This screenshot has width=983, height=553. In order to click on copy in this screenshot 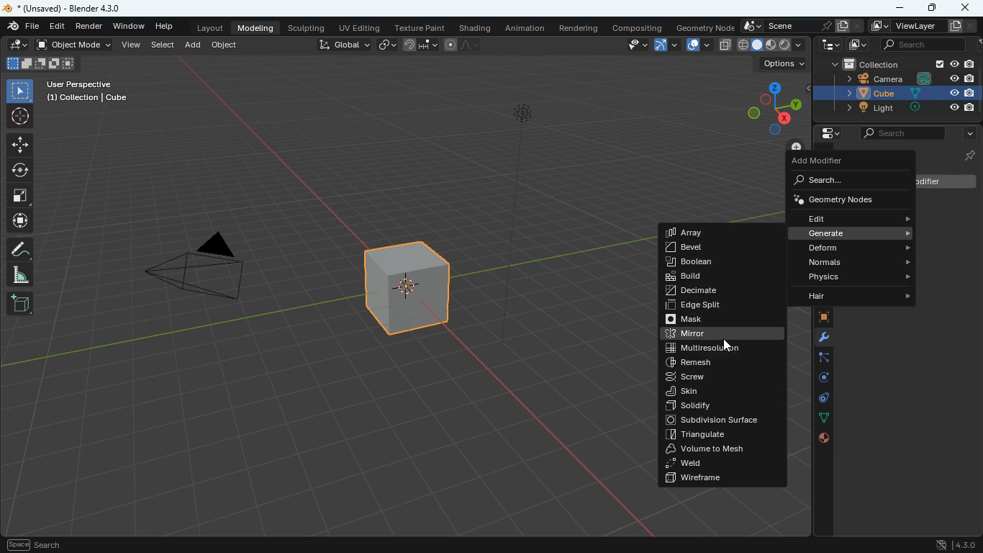, I will do `click(724, 44)`.